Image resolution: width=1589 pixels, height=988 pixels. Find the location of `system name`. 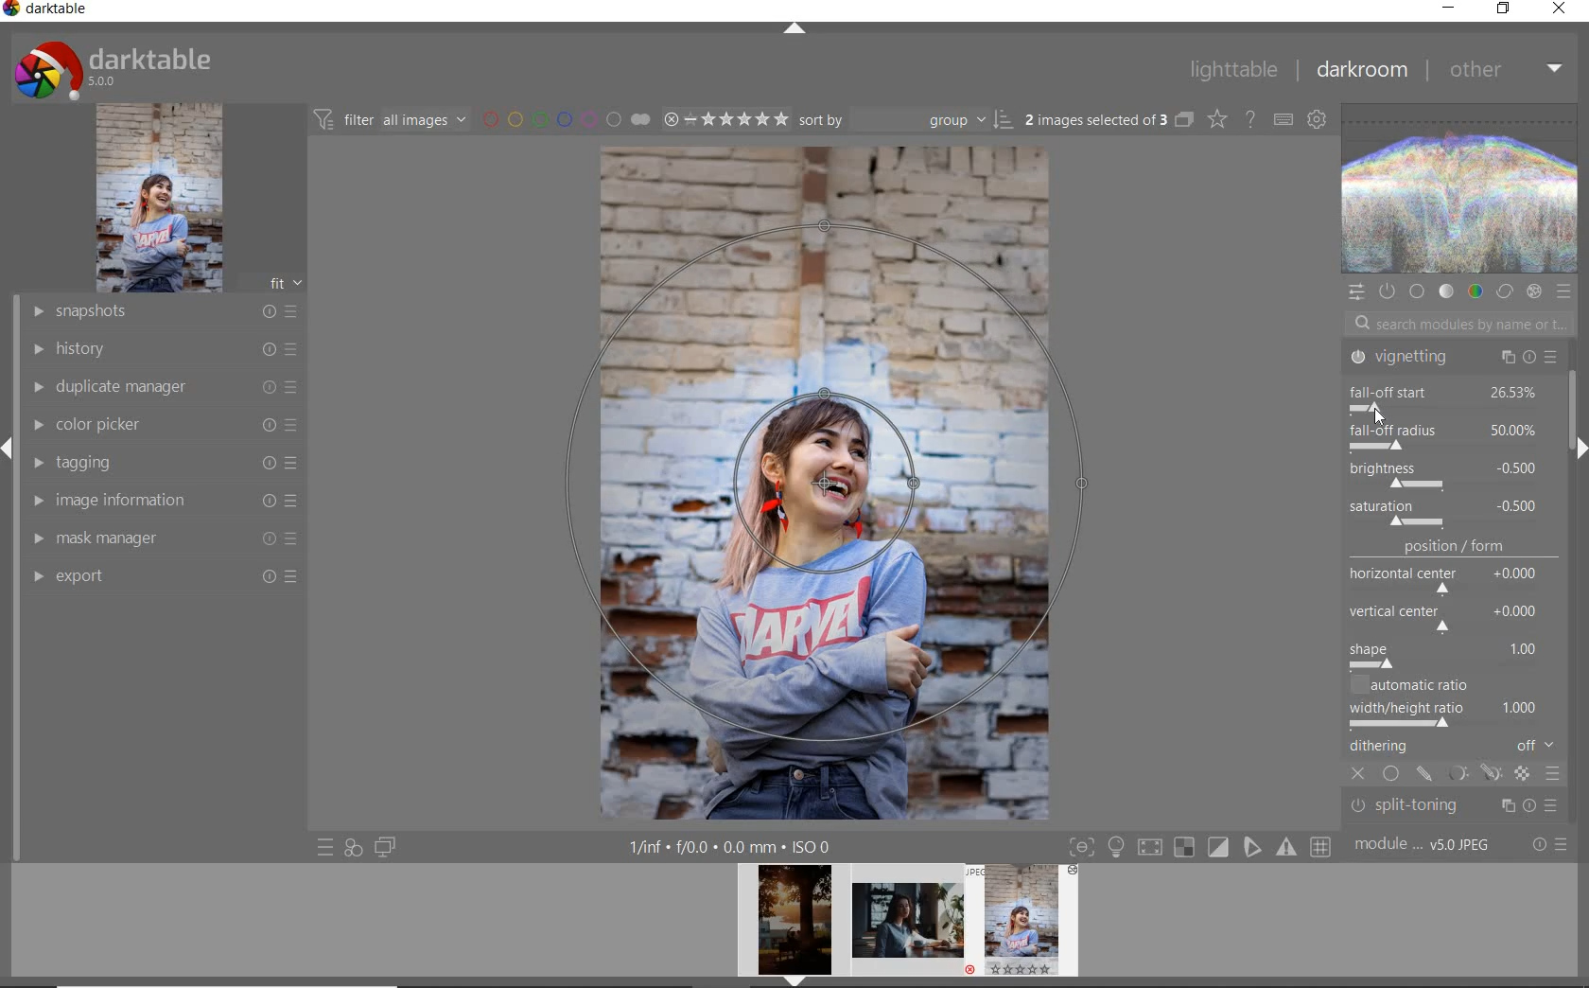

system name is located at coordinates (46, 11).